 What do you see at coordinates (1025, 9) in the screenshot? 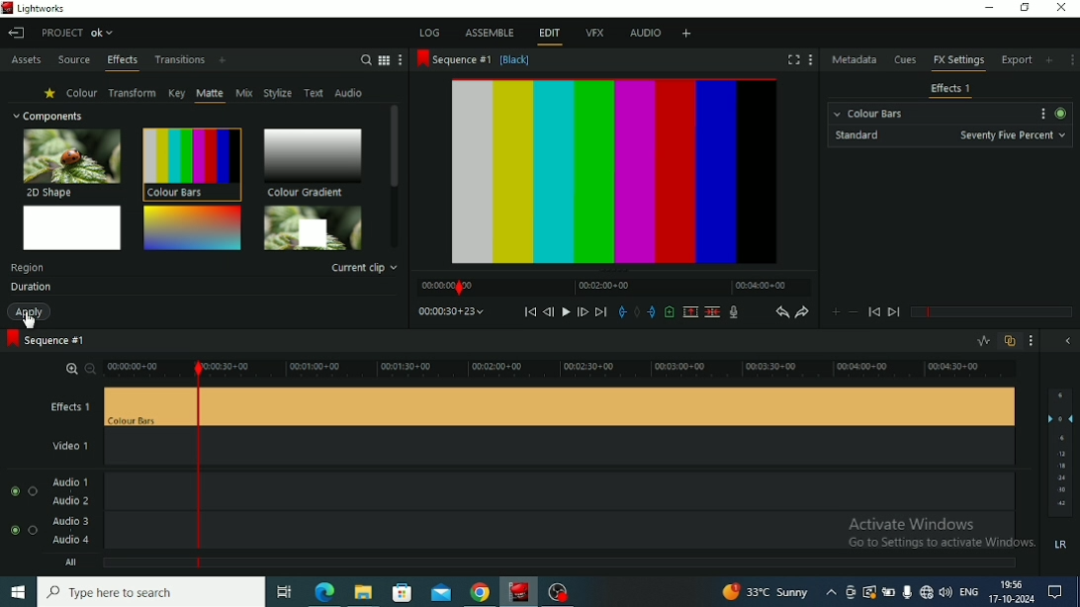
I see `Restore` at bounding box center [1025, 9].